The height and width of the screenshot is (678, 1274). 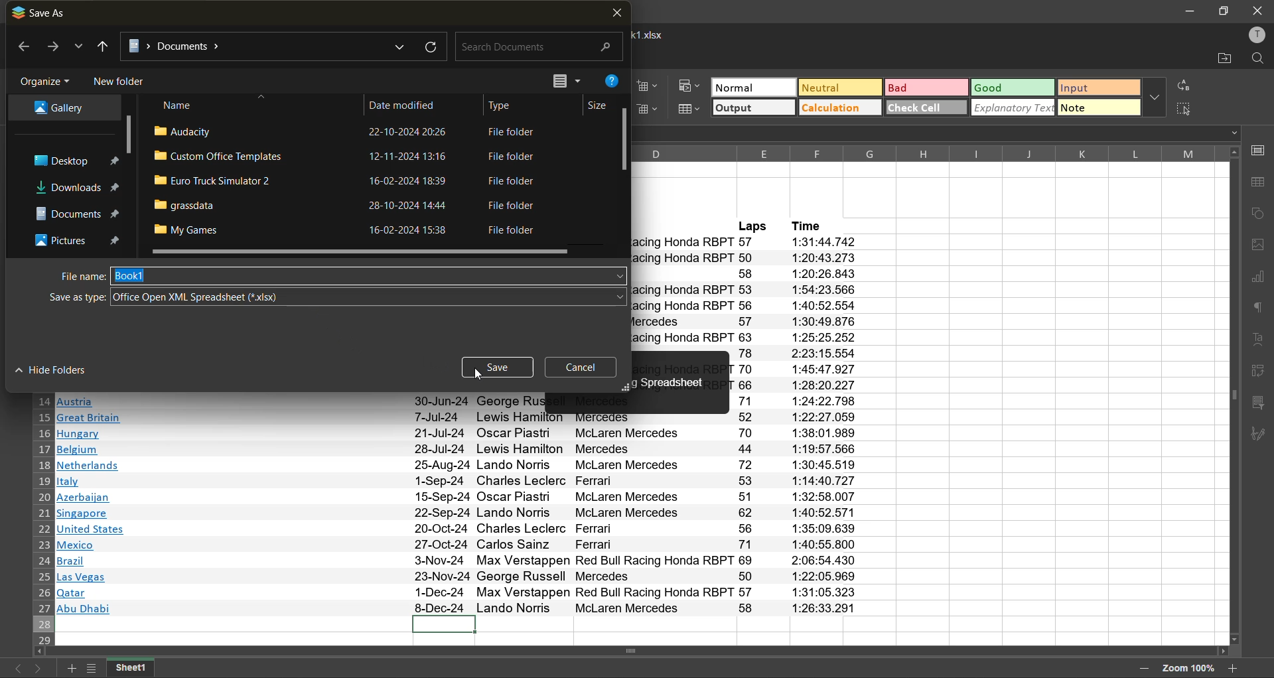 I want to click on add new sheet, so click(x=71, y=668).